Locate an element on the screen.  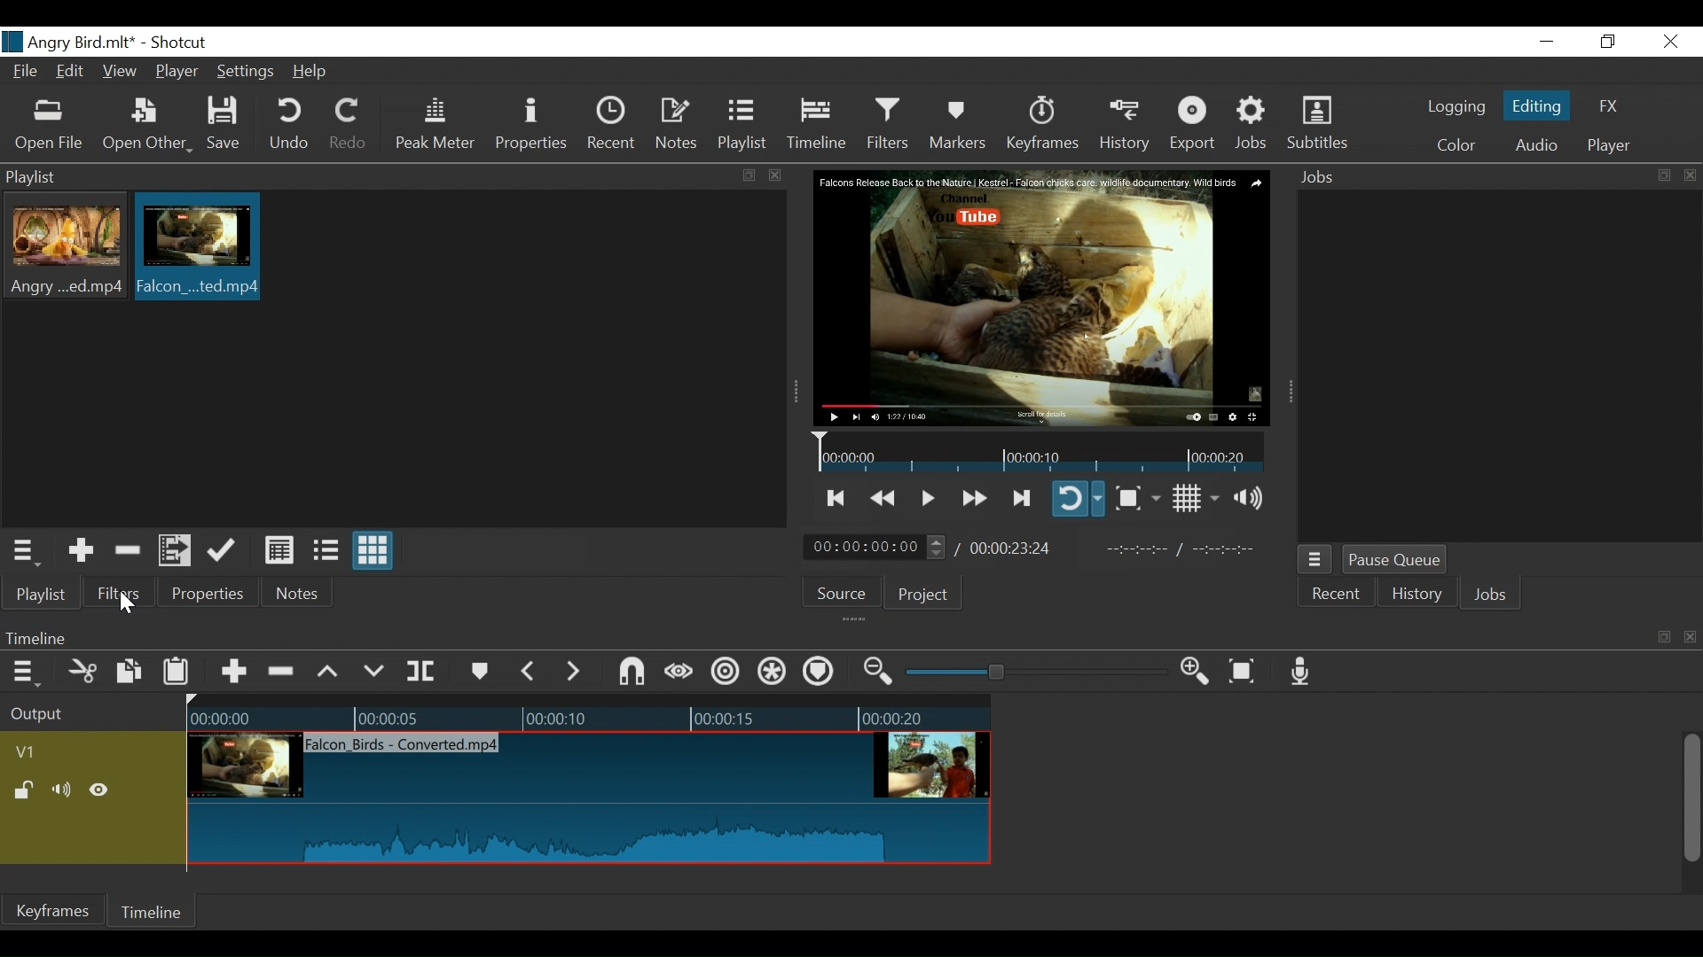
Record audio is located at coordinates (1301, 671).